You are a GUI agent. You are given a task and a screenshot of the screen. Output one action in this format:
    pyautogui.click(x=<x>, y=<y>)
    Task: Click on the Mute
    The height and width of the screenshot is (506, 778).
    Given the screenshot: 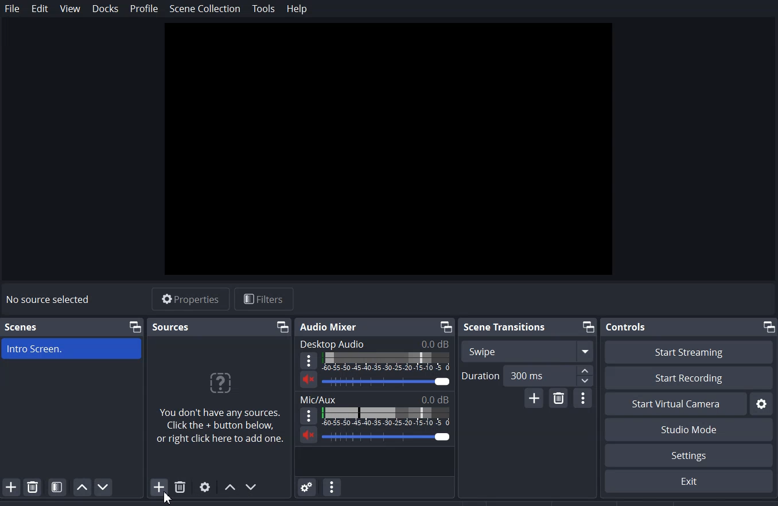 What is the action you would take?
    pyautogui.click(x=308, y=379)
    